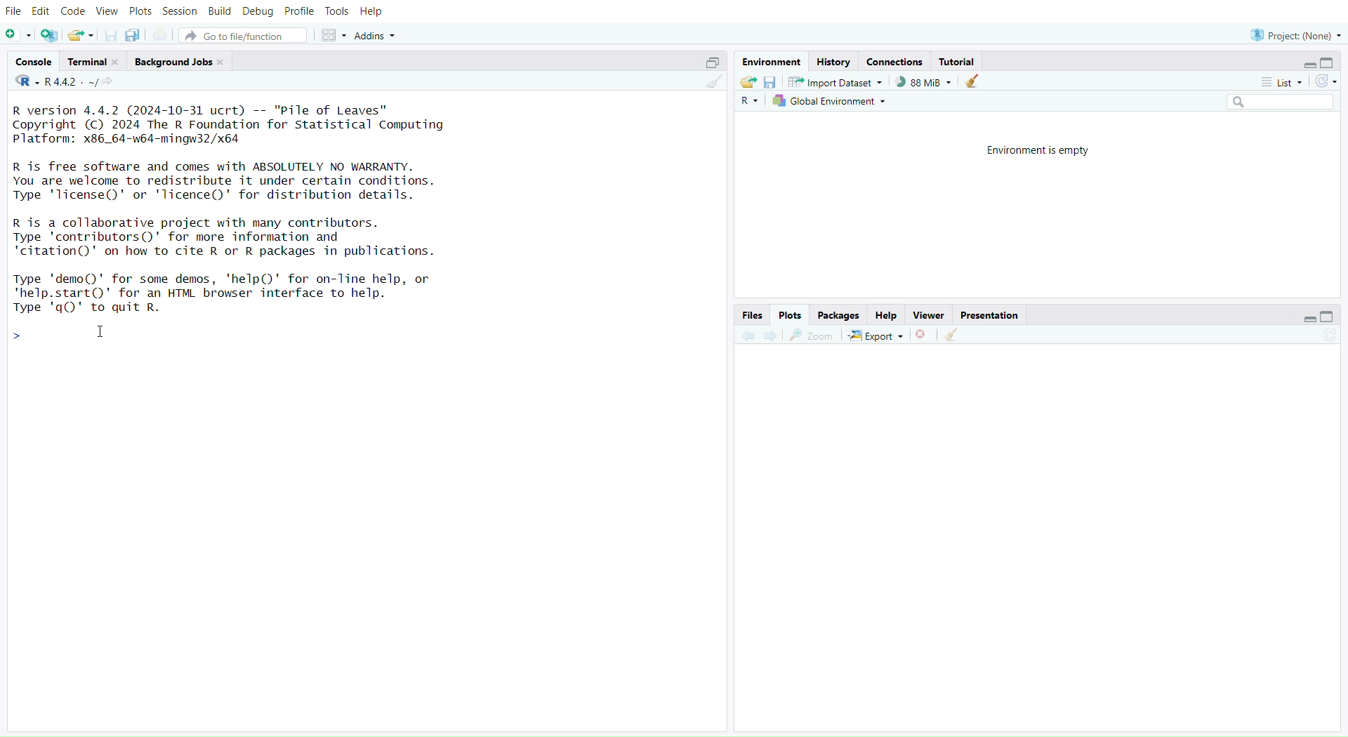  I want to click on files, so click(753, 314).